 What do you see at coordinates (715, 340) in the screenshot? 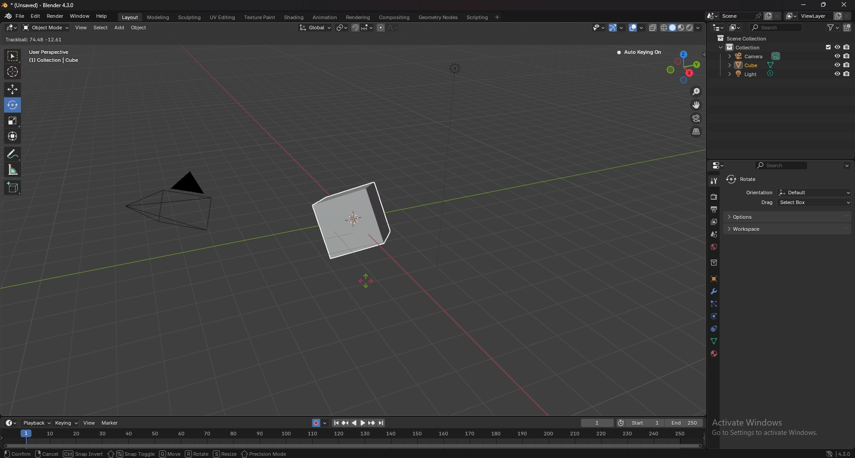
I see `data` at bounding box center [715, 340].